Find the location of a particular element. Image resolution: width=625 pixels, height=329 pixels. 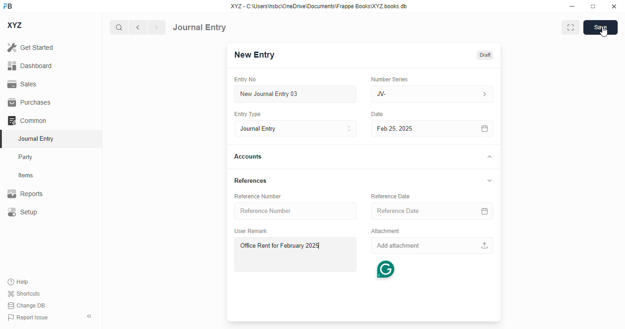

common is located at coordinates (27, 121).